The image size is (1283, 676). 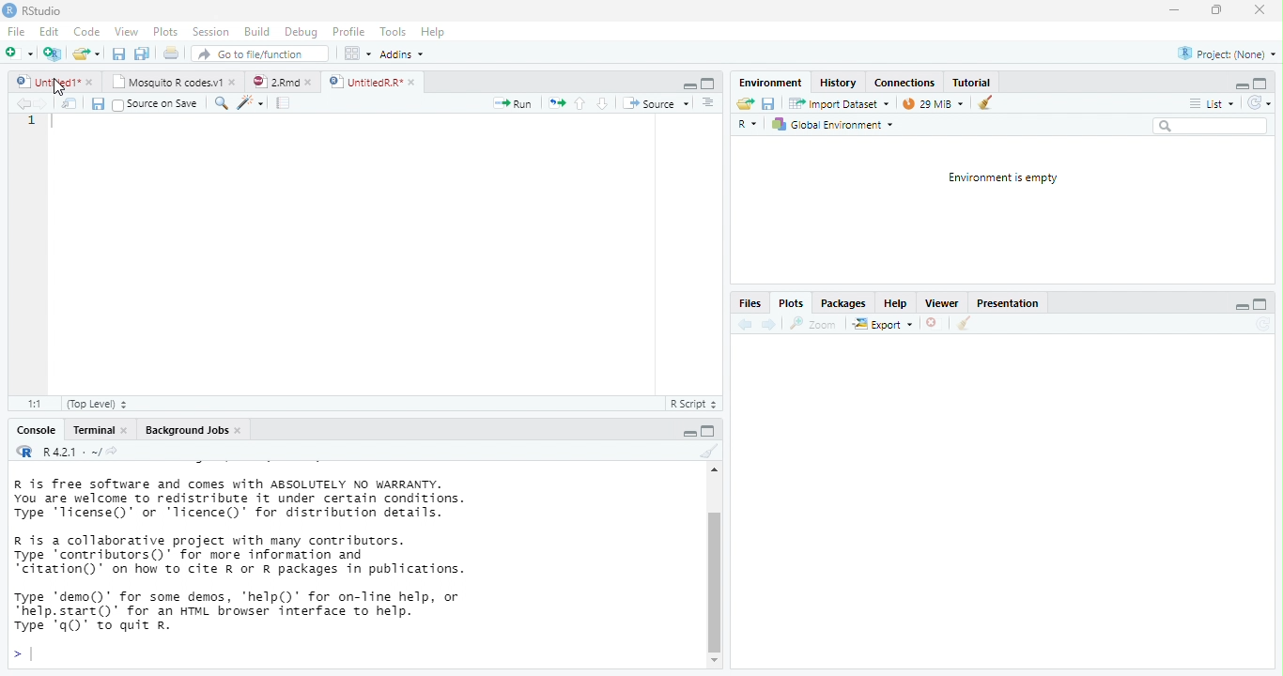 I want to click on Plots, so click(x=166, y=32).